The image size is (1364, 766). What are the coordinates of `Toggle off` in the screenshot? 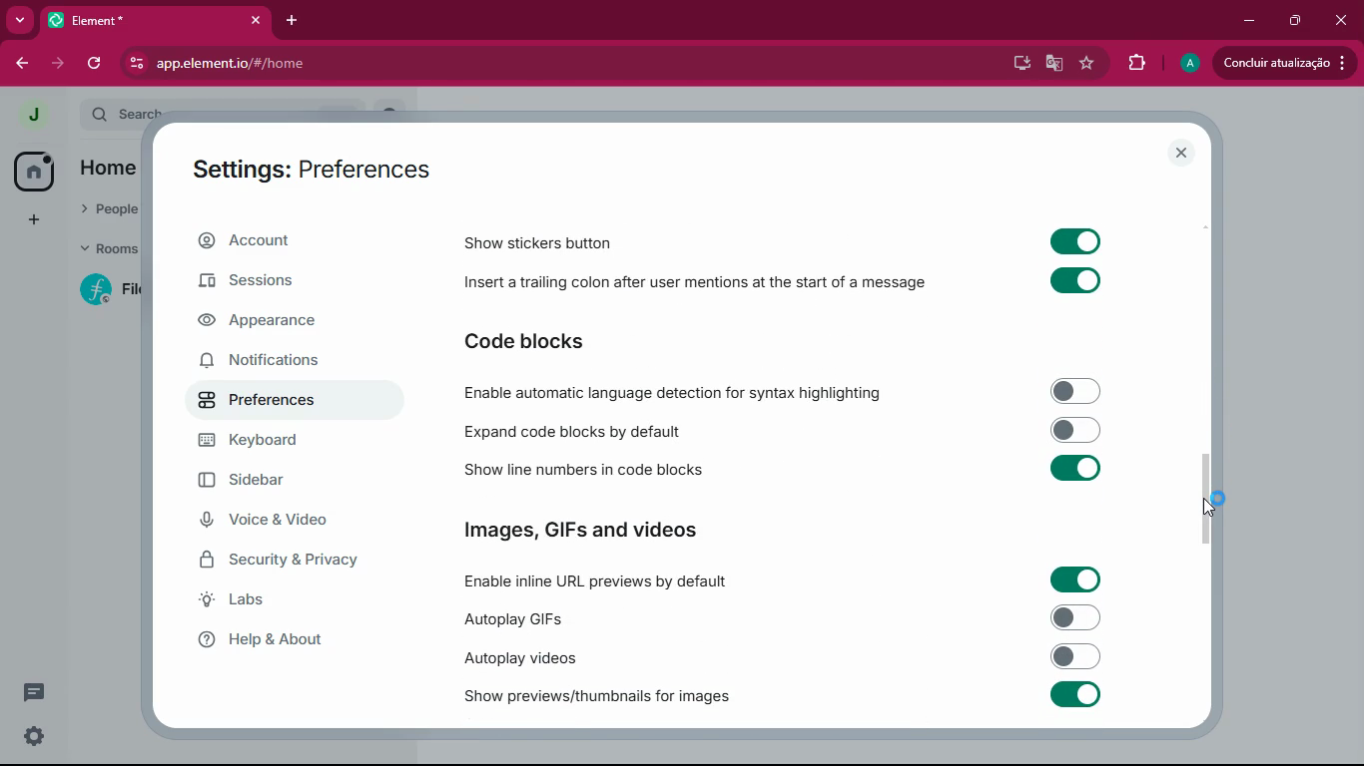 It's located at (1076, 429).